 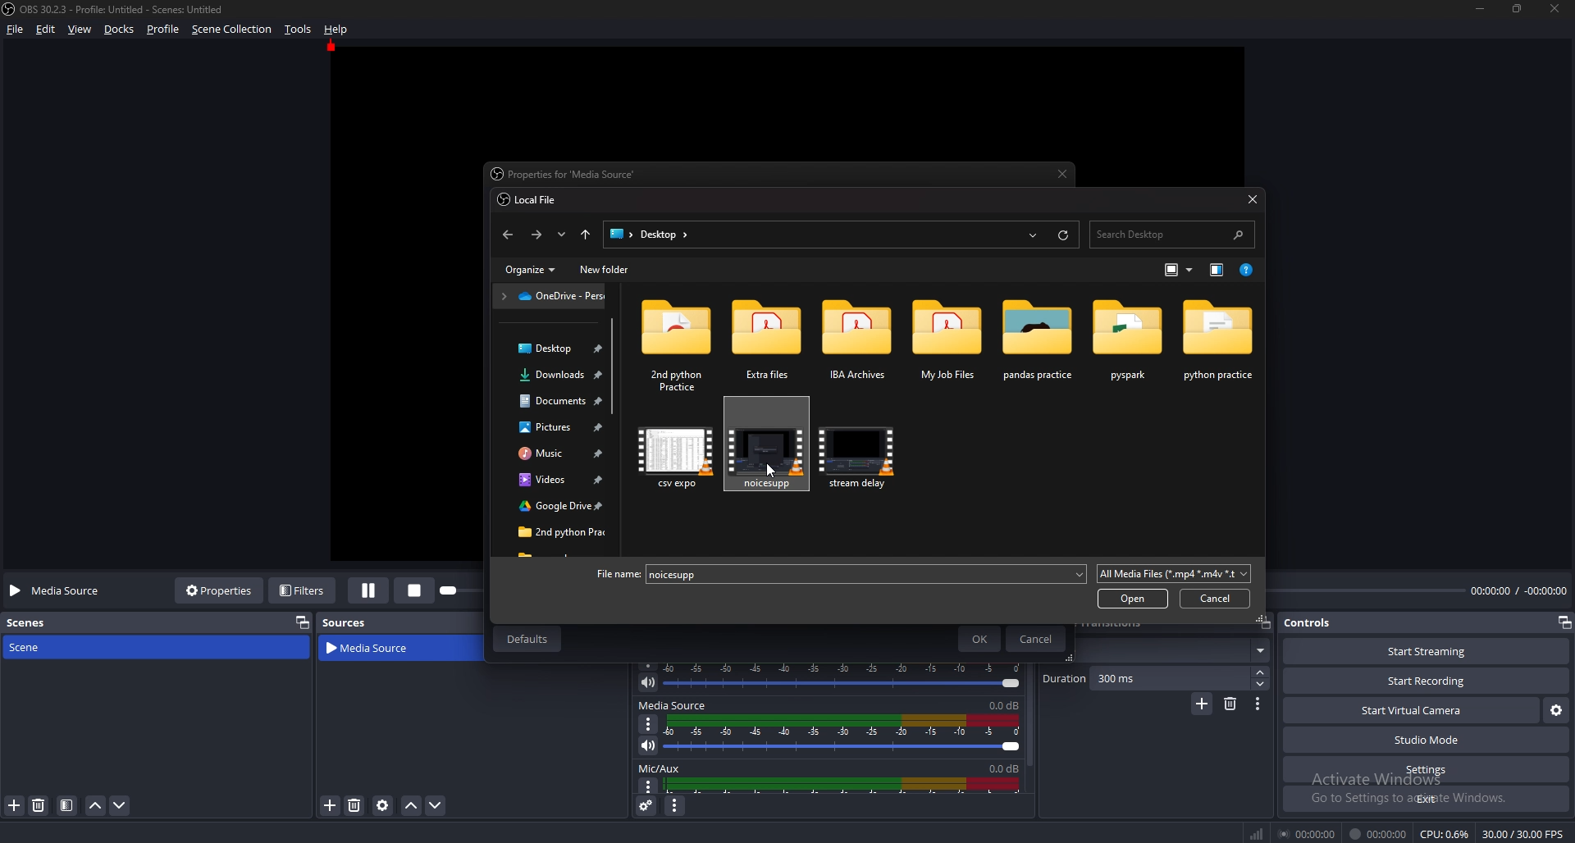 I want to click on close, so click(x=1556, y=8).